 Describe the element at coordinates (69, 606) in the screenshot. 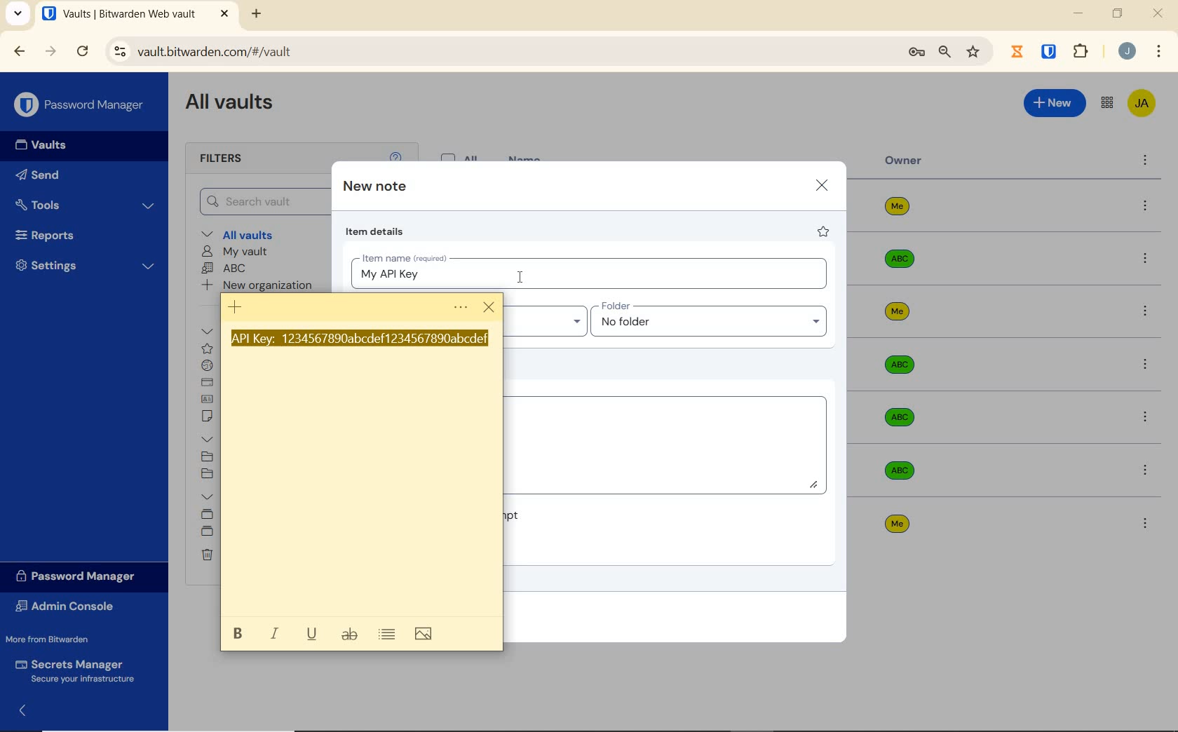

I see `Admin Console` at that location.